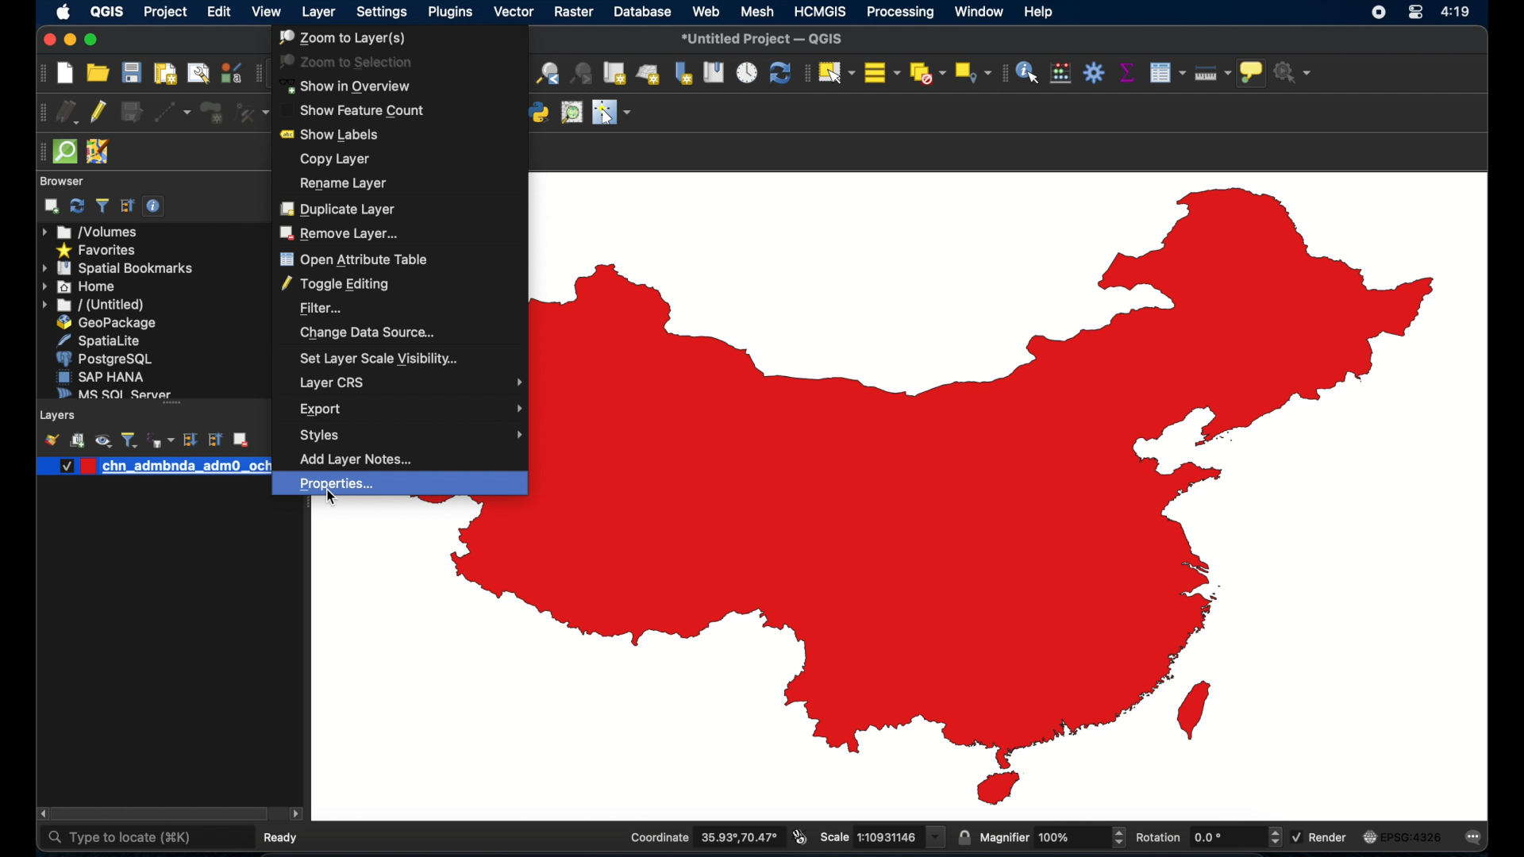 The height and width of the screenshot is (857, 1524). Describe the element at coordinates (162, 440) in the screenshot. I see `filter legend by expression` at that location.